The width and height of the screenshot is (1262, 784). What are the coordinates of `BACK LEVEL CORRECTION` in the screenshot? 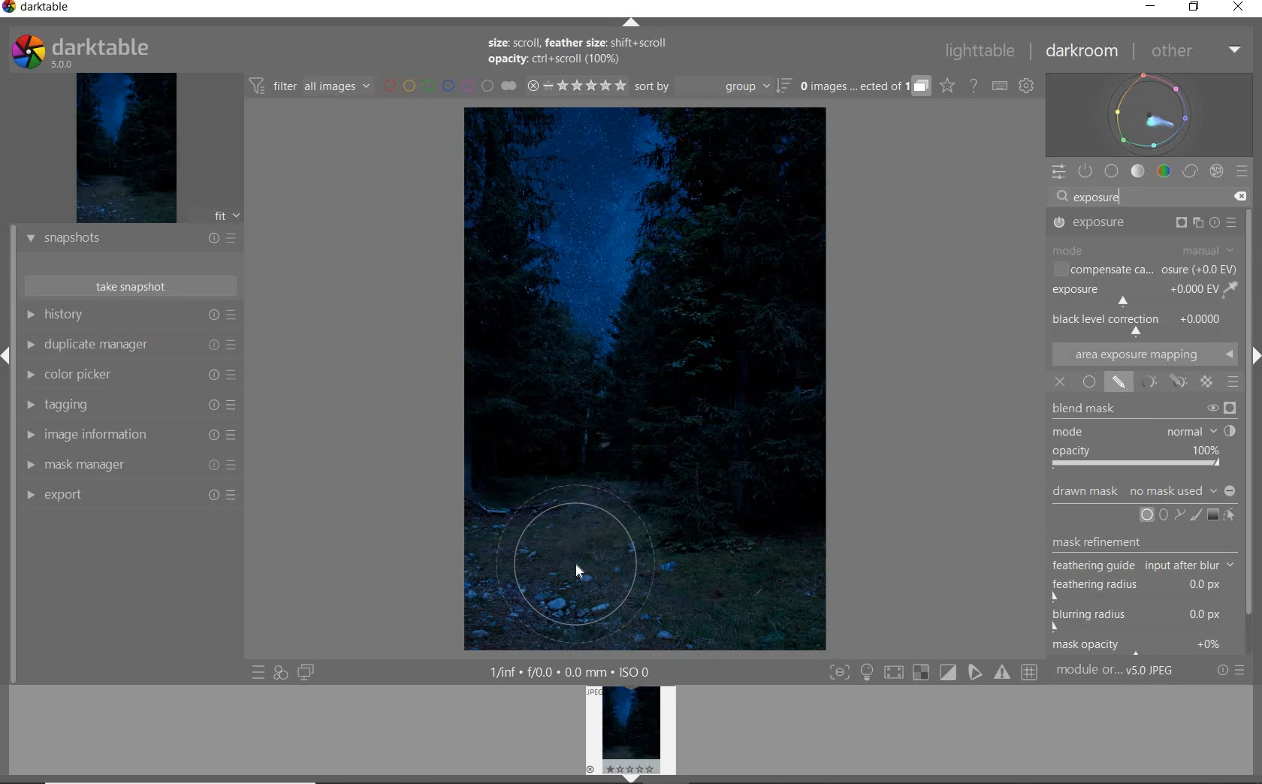 It's located at (1143, 324).